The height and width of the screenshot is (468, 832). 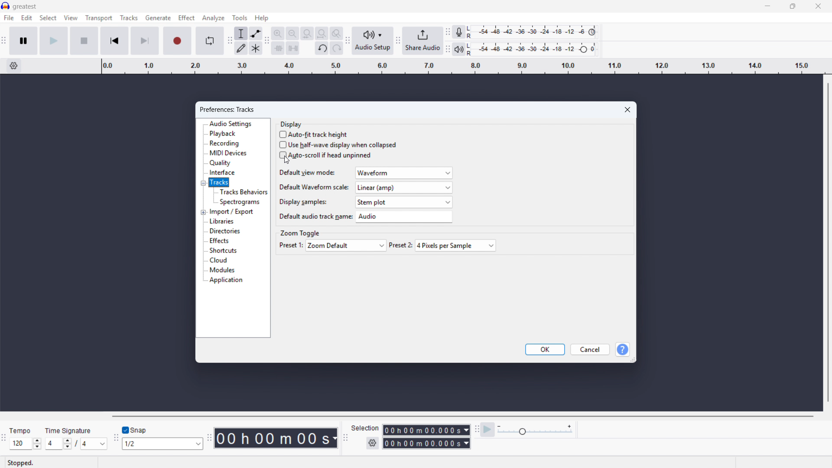 What do you see at coordinates (187, 18) in the screenshot?
I see `effect ` at bounding box center [187, 18].